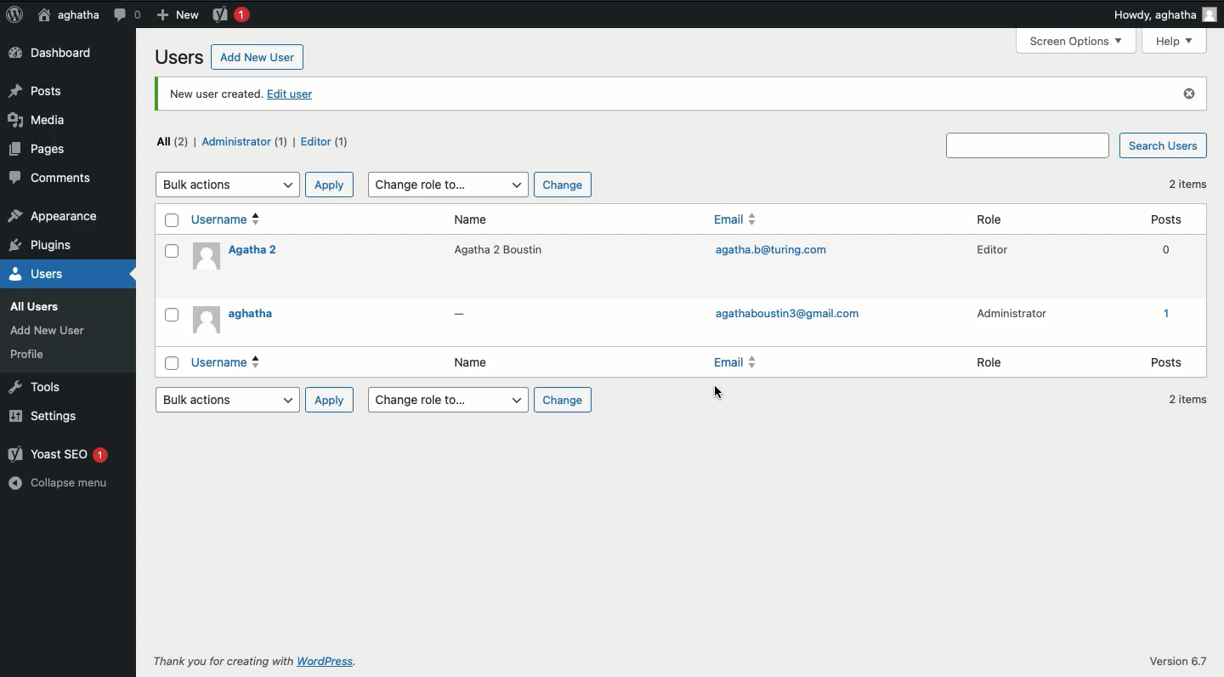  What do you see at coordinates (65, 14) in the screenshot?
I see `aghatha` at bounding box center [65, 14].